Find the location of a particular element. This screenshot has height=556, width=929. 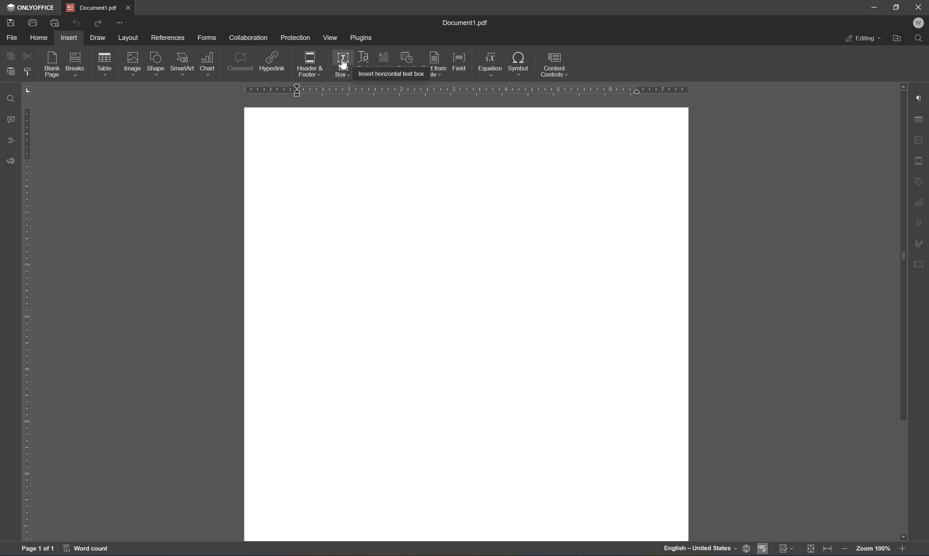

insert current date and time is located at coordinates (405, 57).